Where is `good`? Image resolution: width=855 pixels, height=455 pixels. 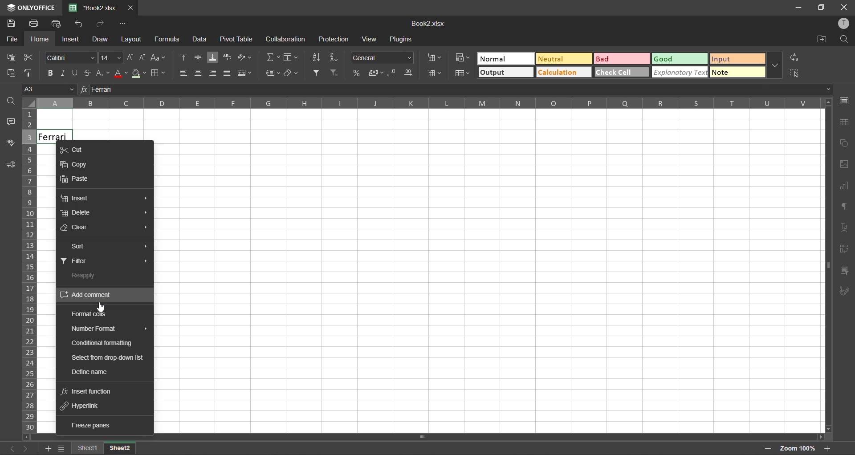
good is located at coordinates (676, 59).